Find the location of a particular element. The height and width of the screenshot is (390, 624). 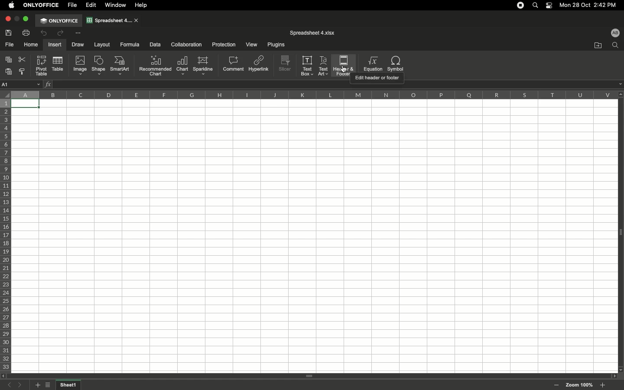

Selected cell is located at coordinates (26, 104).